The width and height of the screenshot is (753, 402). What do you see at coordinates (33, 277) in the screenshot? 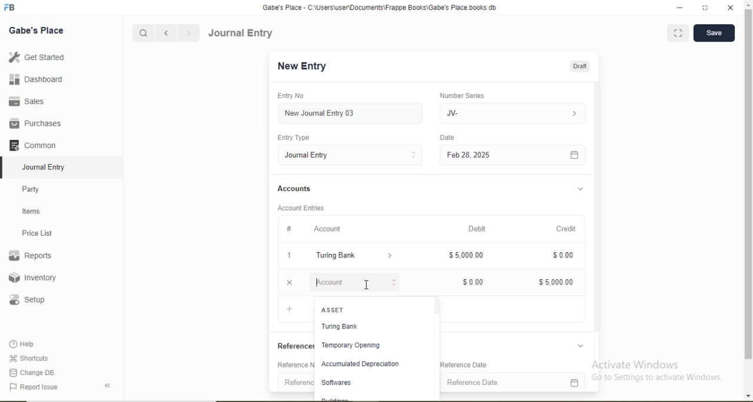
I see `Inventory` at bounding box center [33, 277].